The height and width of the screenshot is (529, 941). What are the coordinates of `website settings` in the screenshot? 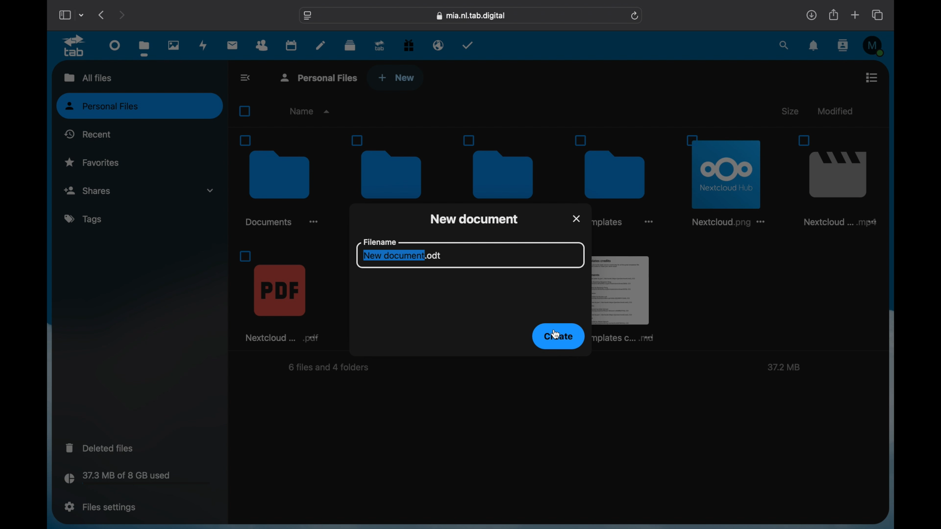 It's located at (308, 16).